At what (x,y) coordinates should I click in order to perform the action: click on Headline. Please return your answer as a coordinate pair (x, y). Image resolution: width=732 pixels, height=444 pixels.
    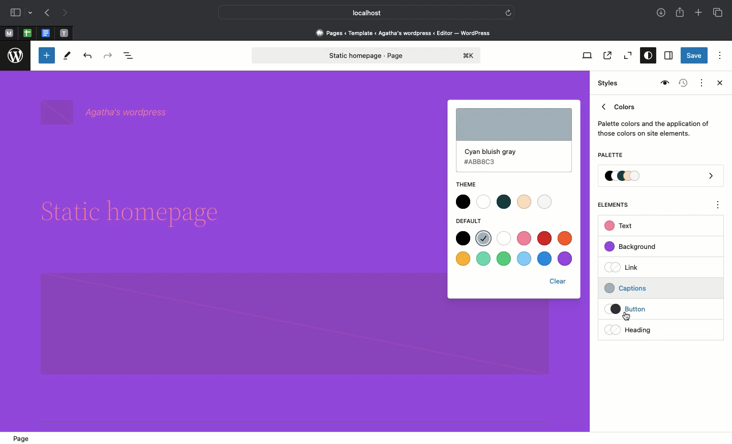
    Looking at the image, I should click on (138, 213).